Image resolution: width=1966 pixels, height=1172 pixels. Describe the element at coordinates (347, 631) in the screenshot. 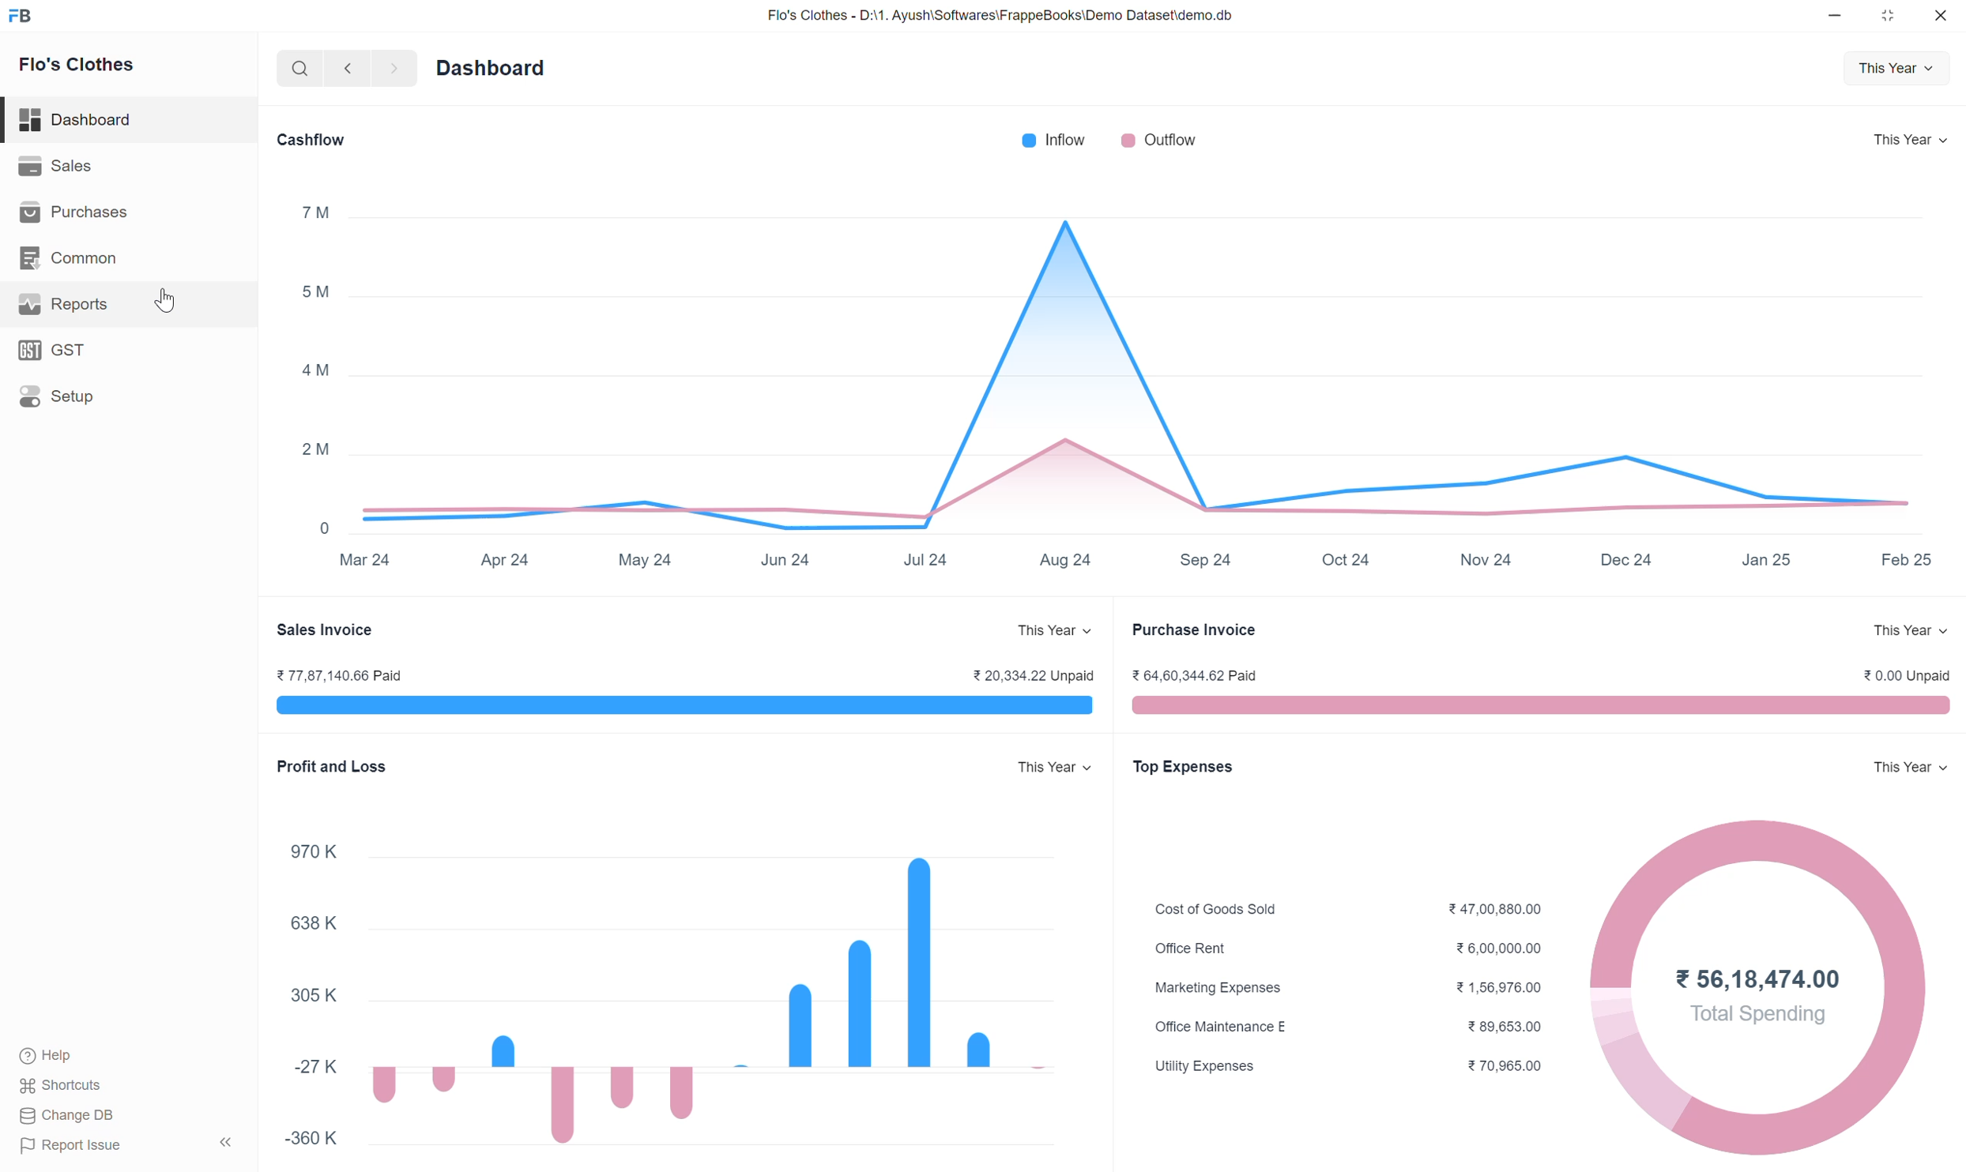

I see `sales invoice` at that location.